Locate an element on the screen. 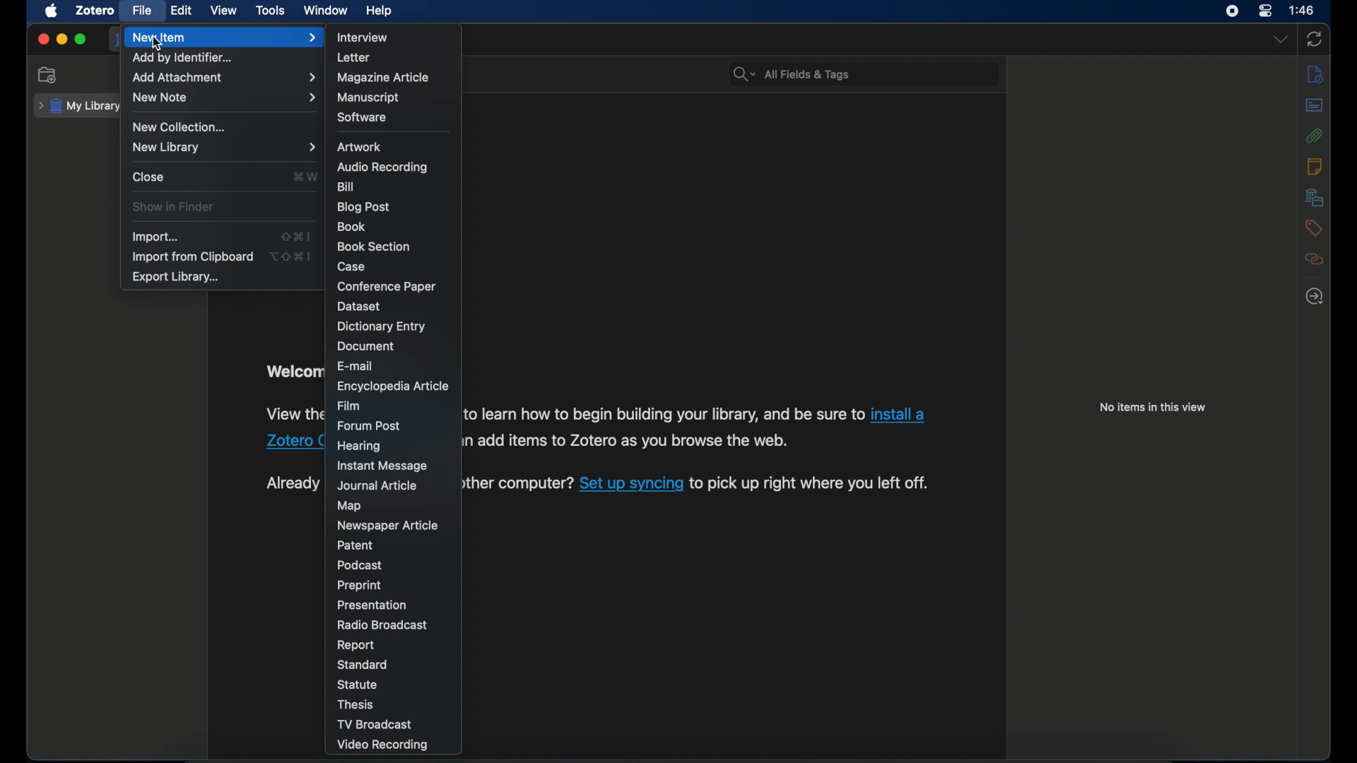  close is located at coordinates (148, 176).